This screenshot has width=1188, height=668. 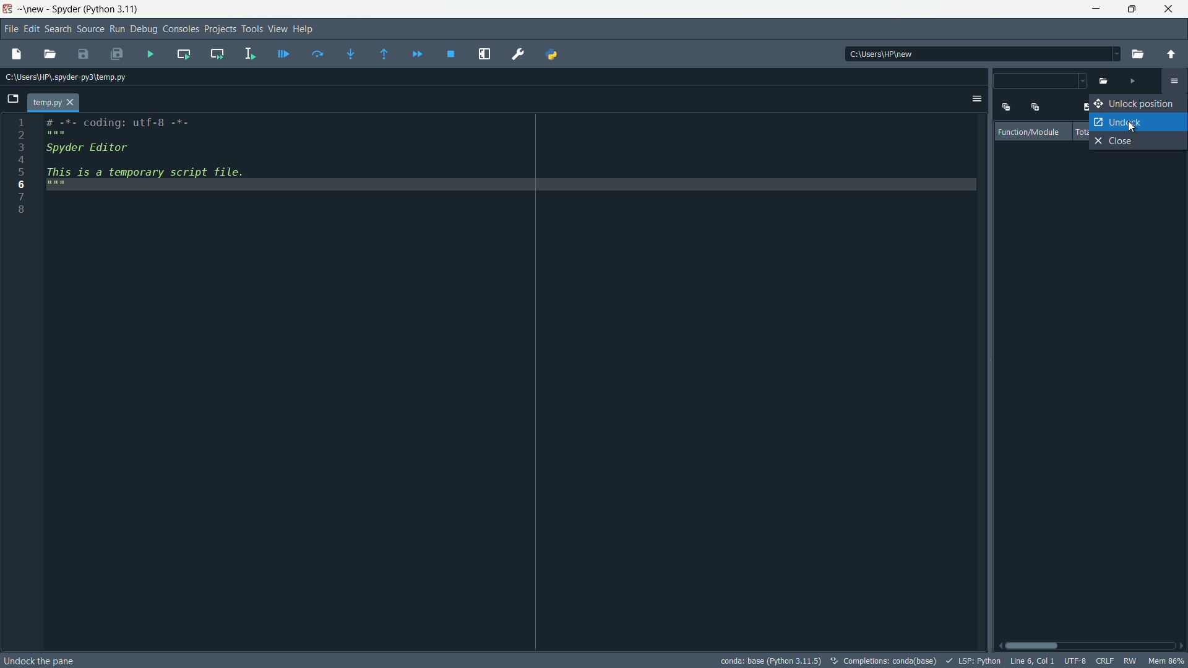 What do you see at coordinates (251, 29) in the screenshot?
I see `tools menu` at bounding box center [251, 29].